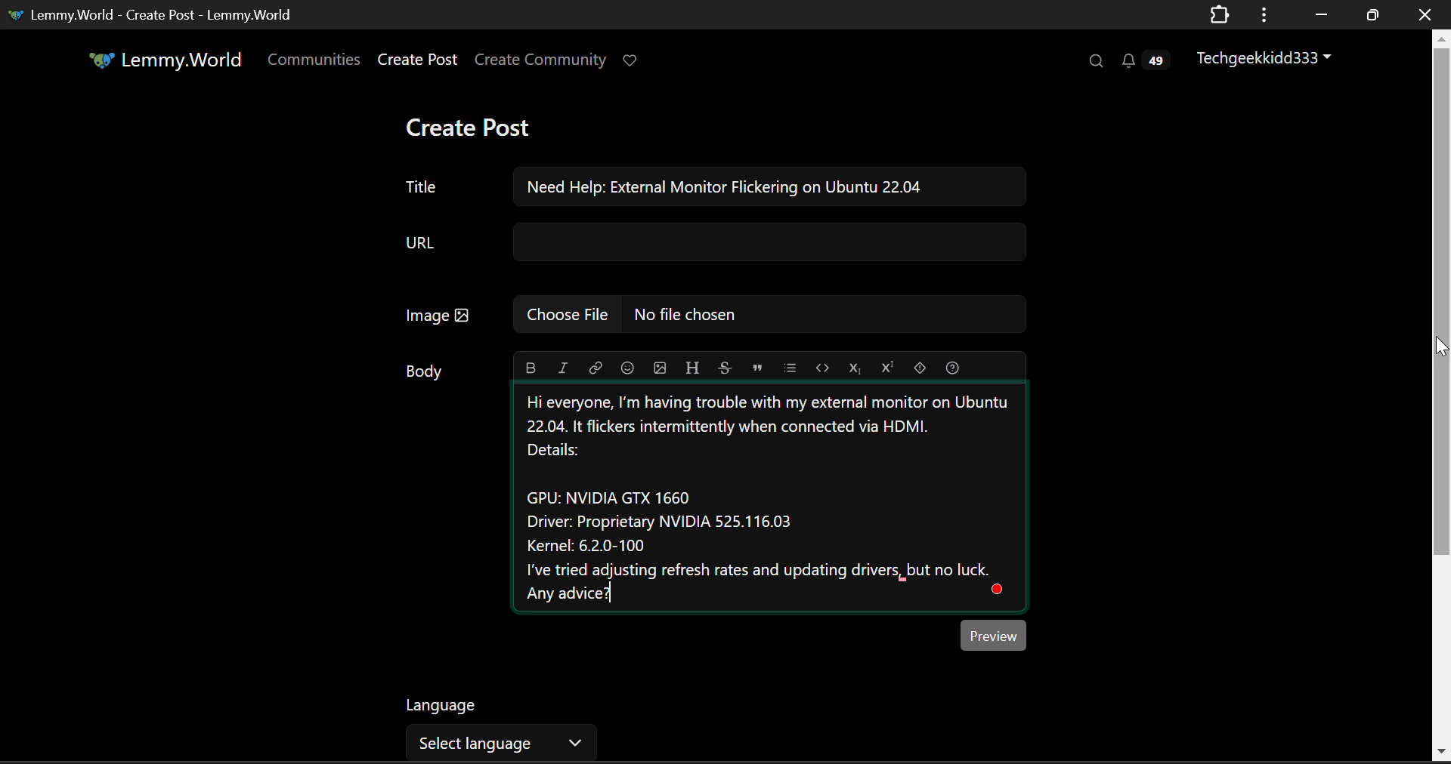  I want to click on Italic, so click(562, 369).